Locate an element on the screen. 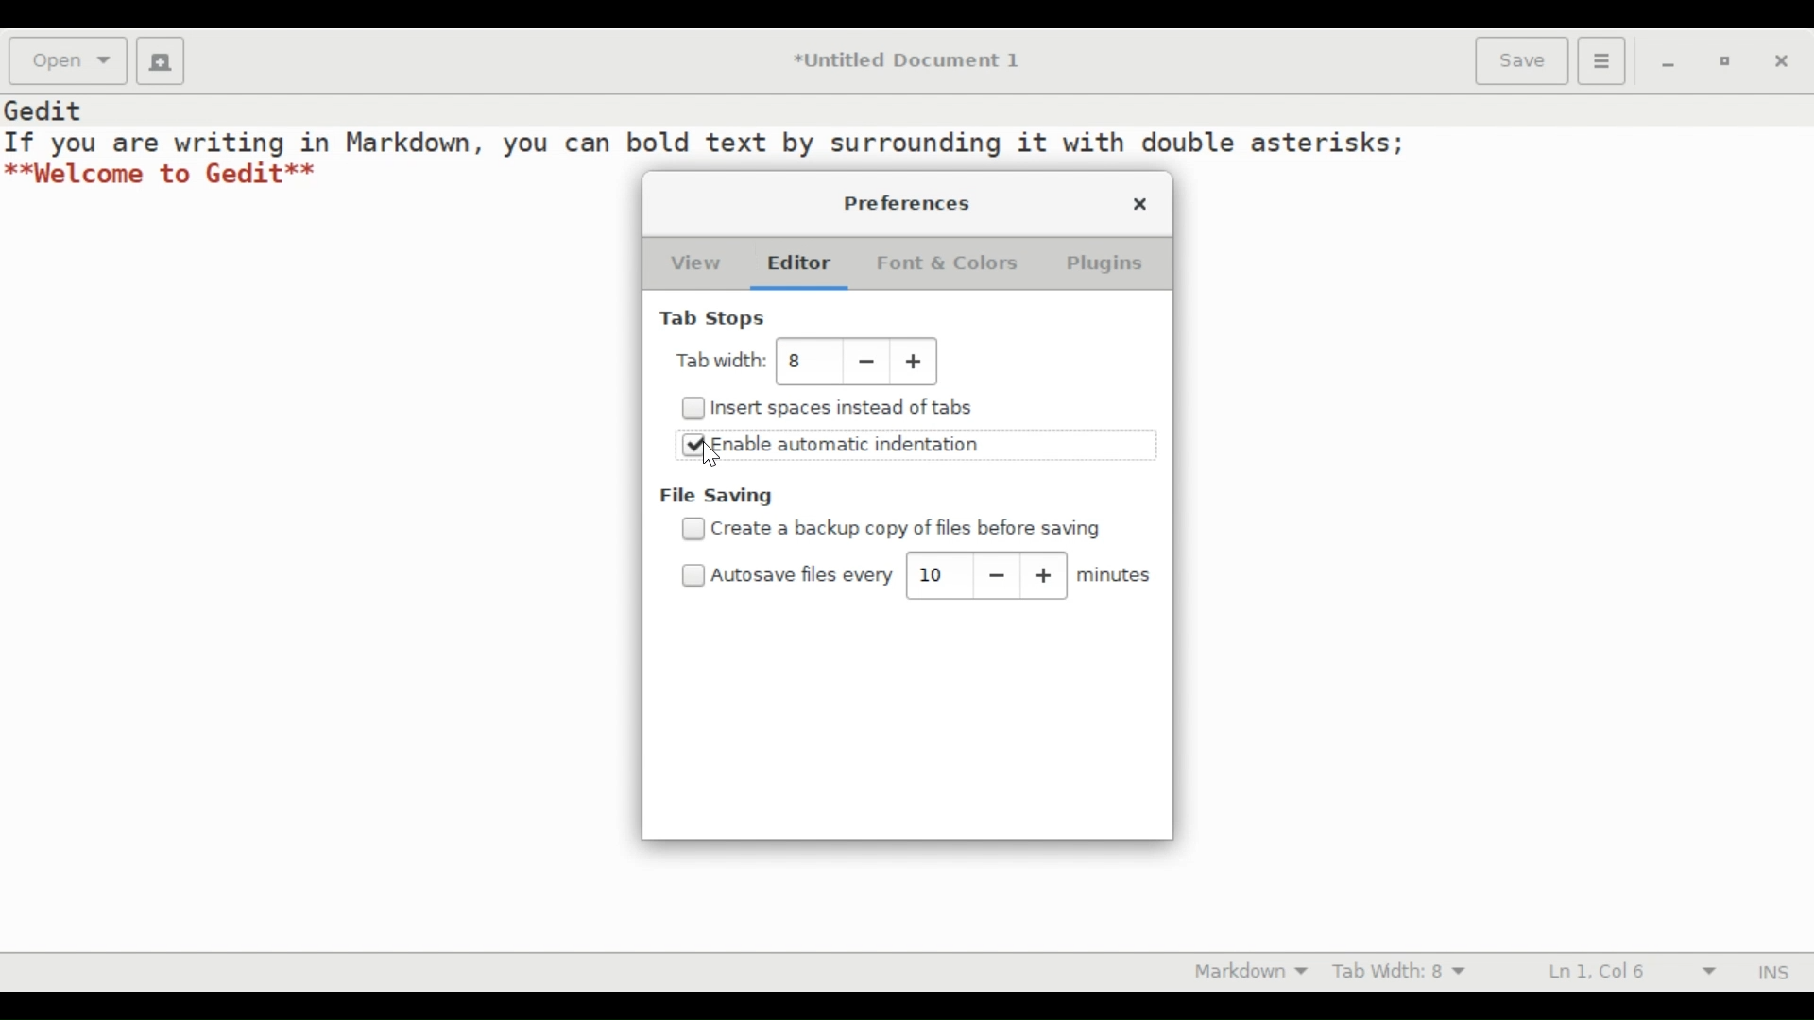 This screenshot has width=1814, height=1020. Checked Checkbox is located at coordinates (693, 444).